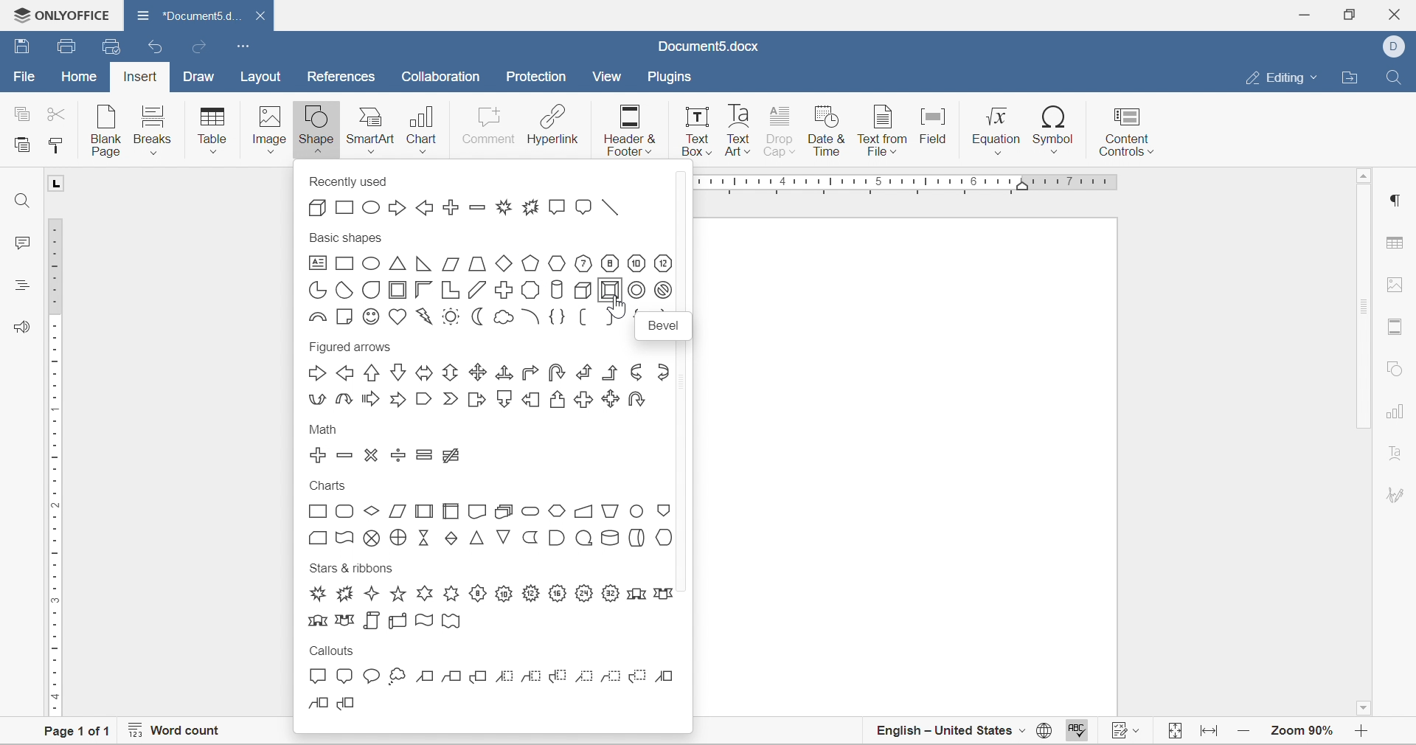  Describe the element at coordinates (1365, 305) in the screenshot. I see `scroll bar` at that location.